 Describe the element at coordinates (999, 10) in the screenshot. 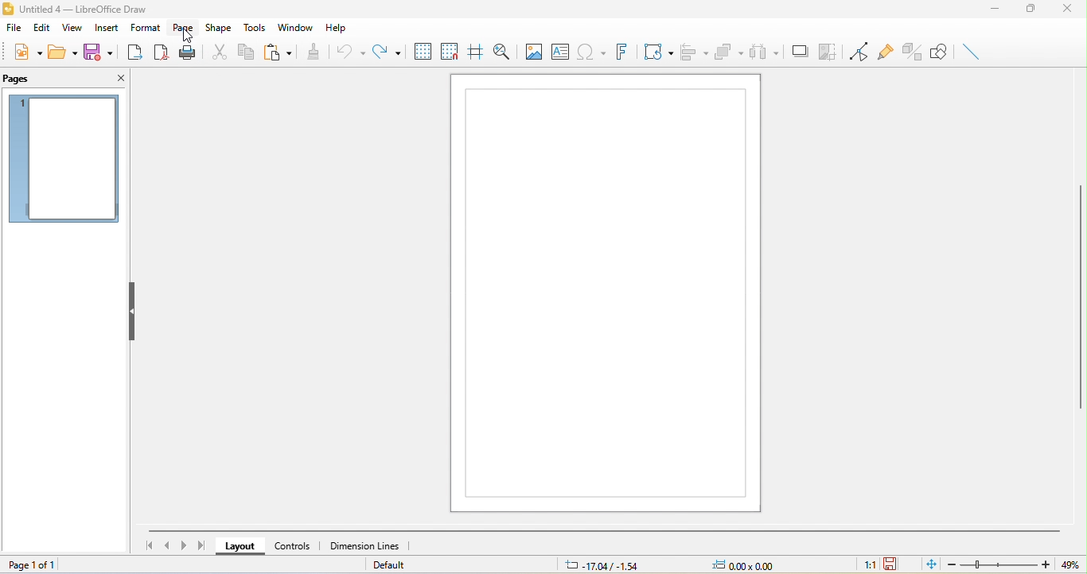

I see `minimize` at that location.